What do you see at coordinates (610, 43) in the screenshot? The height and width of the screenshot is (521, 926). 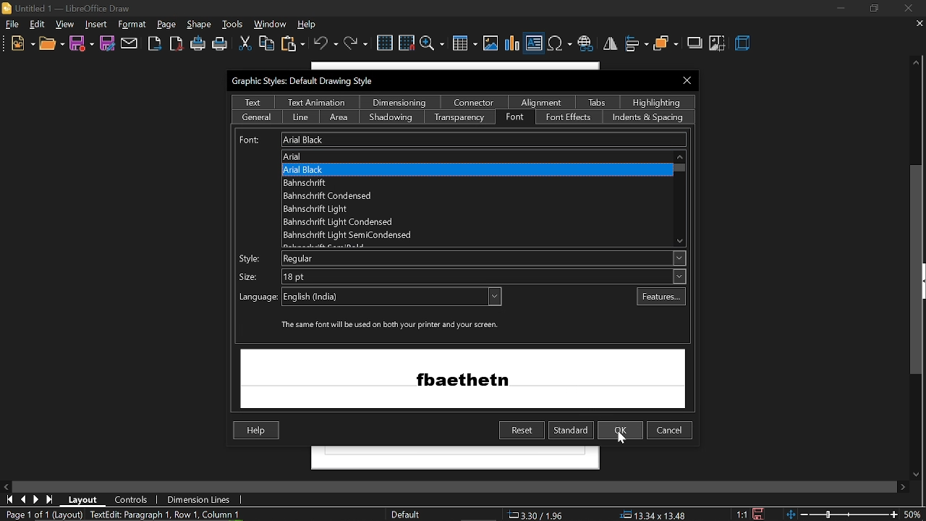 I see `flip` at bounding box center [610, 43].